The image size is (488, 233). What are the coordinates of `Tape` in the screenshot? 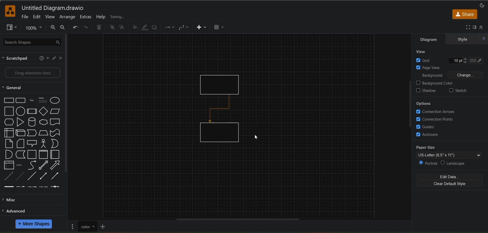 It's located at (55, 133).